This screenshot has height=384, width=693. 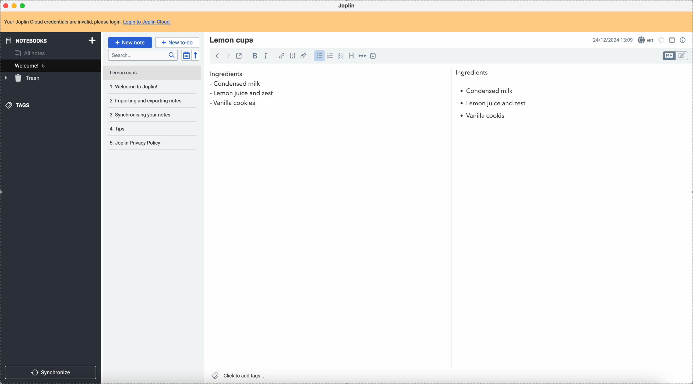 I want to click on toggle edit layout, so click(x=669, y=56).